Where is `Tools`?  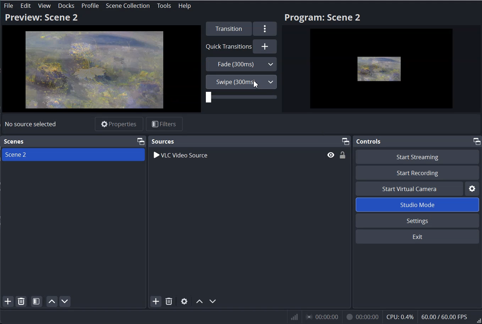 Tools is located at coordinates (164, 6).